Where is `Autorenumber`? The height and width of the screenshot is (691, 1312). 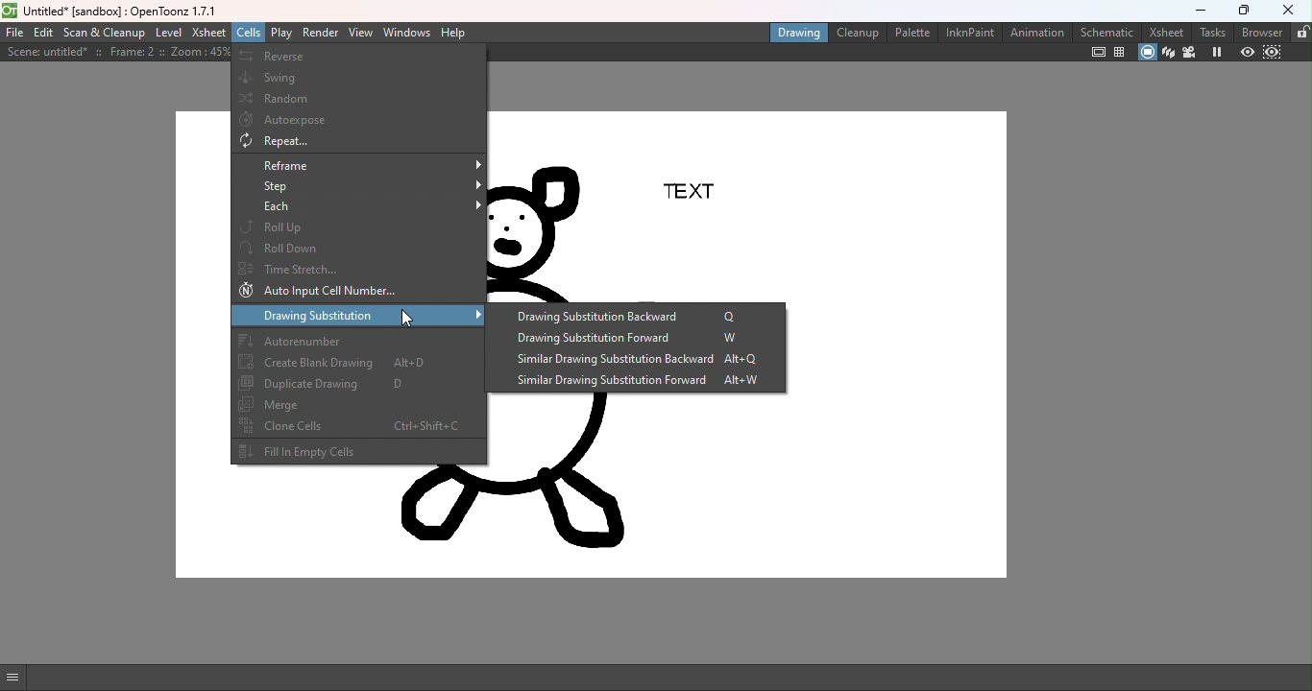
Autorenumber is located at coordinates (359, 341).